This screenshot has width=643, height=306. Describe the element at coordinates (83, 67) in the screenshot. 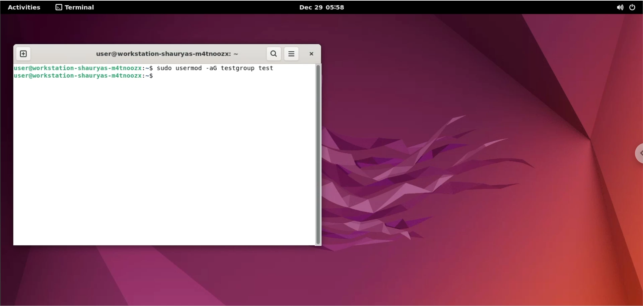

I see `user@workstation-shauryas-m4tnoozx:-$` at that location.